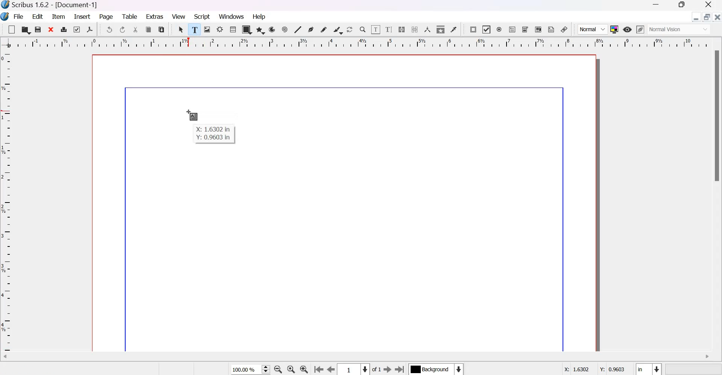 This screenshot has width=722, height=375. Describe the element at coordinates (182, 29) in the screenshot. I see `select item` at that location.